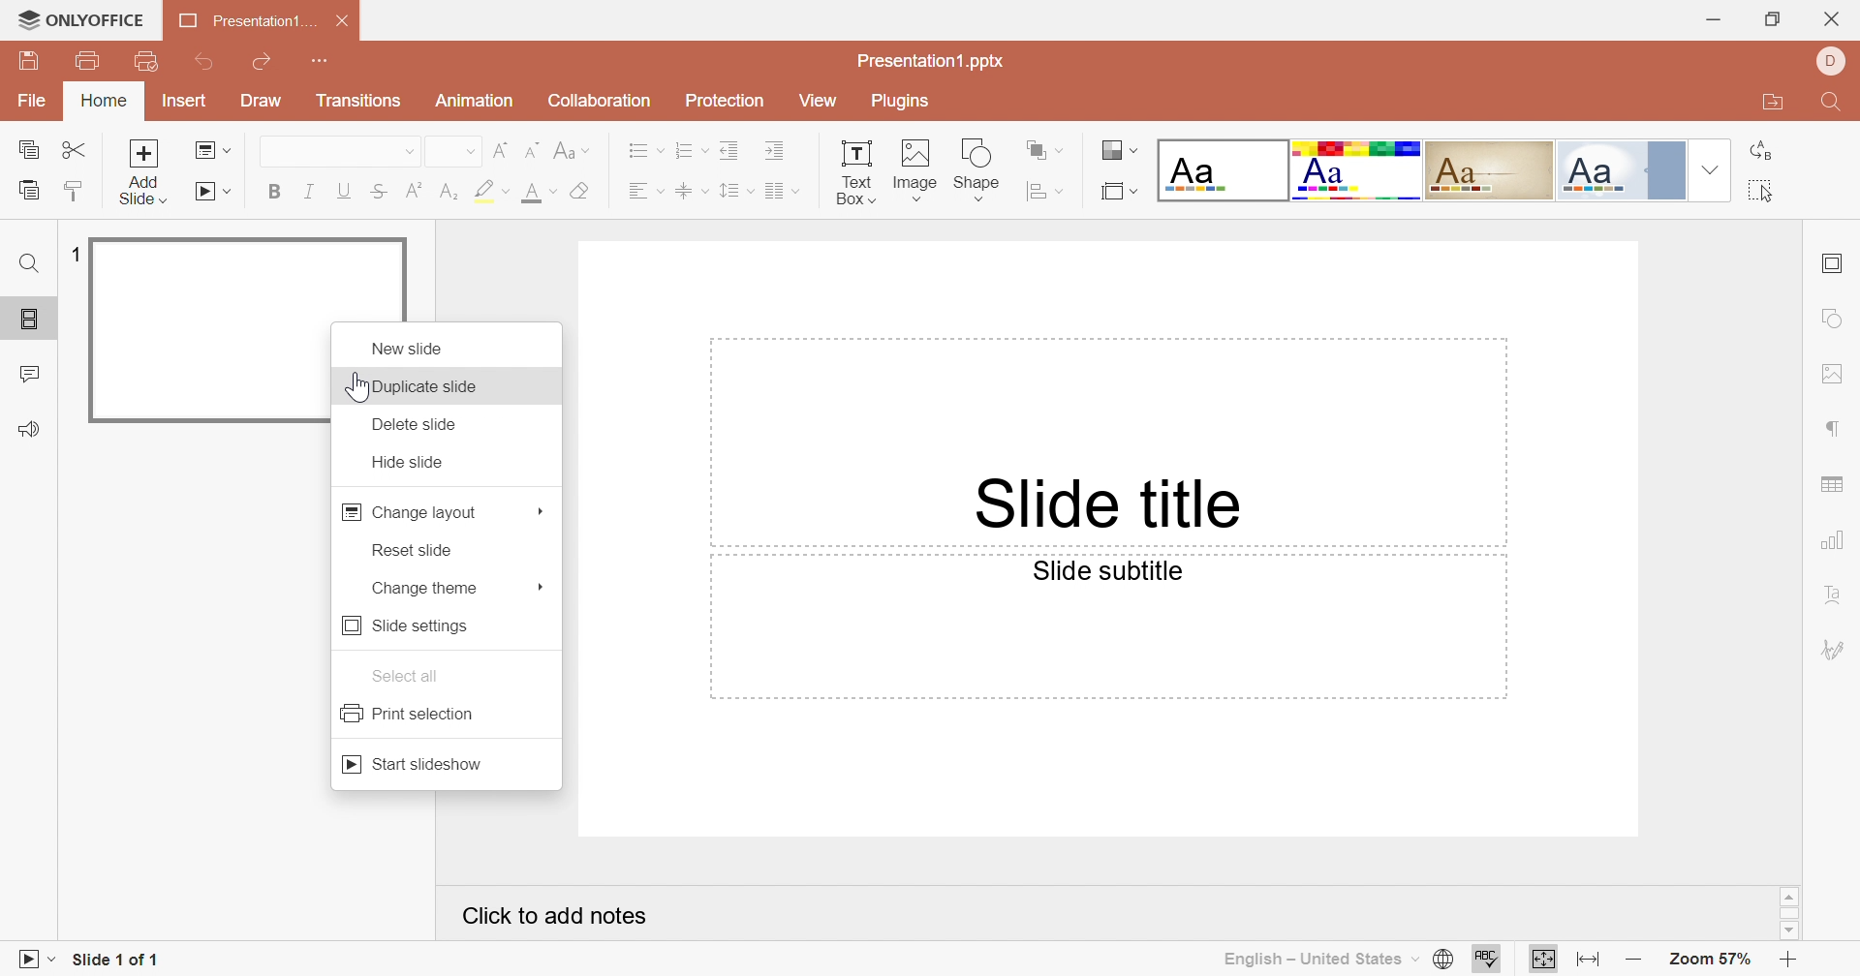 The image size is (1860, 976). Describe the element at coordinates (1834, 595) in the screenshot. I see `Text Art settings` at that location.